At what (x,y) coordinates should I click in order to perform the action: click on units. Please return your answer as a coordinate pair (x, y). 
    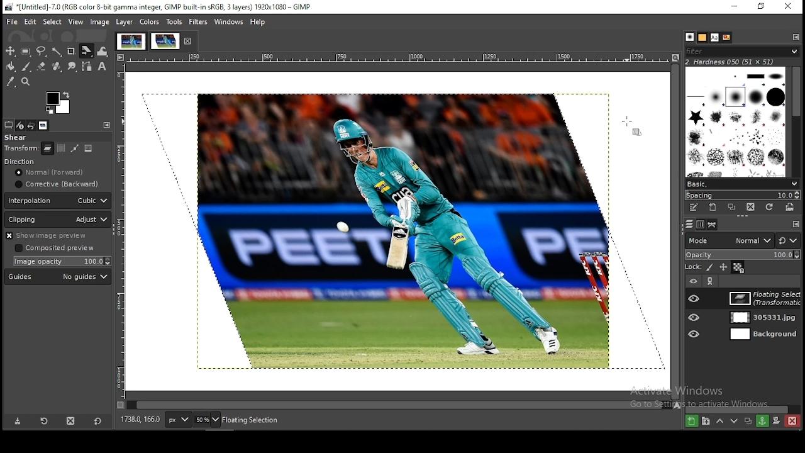
    Looking at the image, I should click on (179, 420).